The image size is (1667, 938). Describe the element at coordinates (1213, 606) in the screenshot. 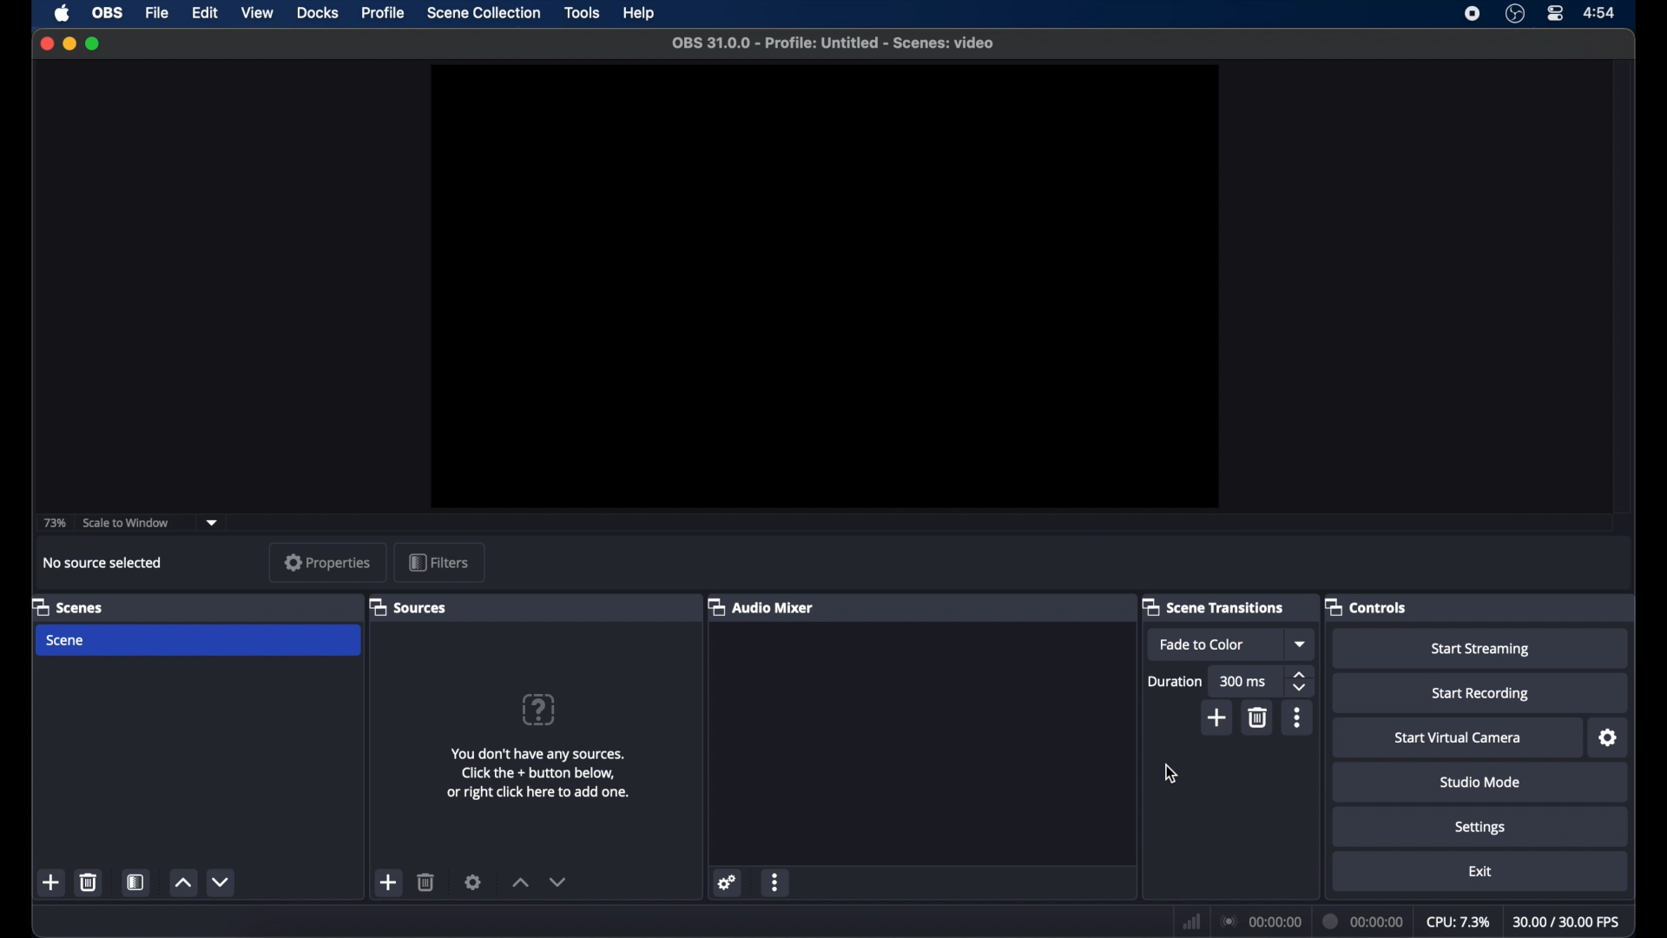

I see `scene transitions` at that location.